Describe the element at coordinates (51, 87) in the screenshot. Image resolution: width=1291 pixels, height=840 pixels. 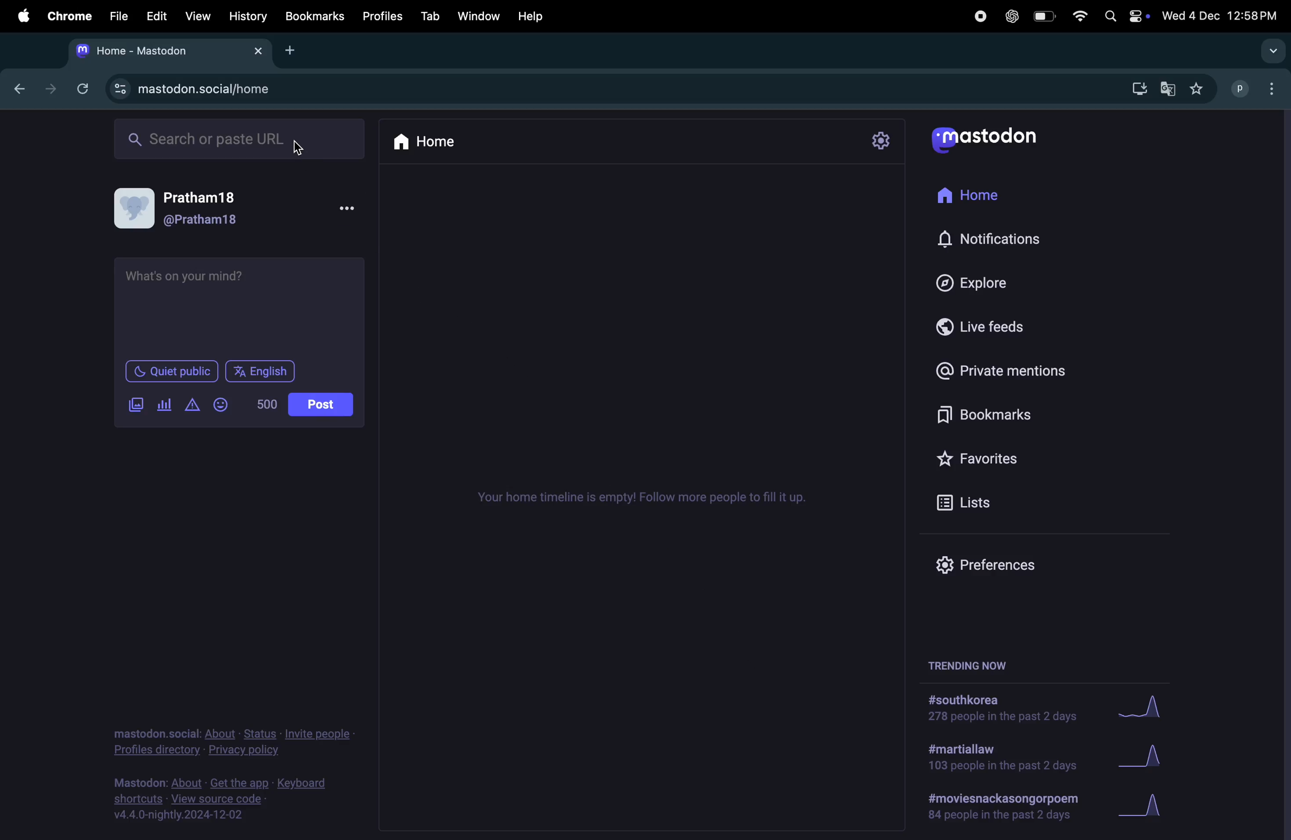
I see `next tab` at that location.